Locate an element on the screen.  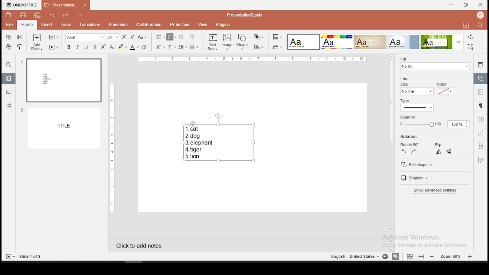
horizontal align is located at coordinates (160, 47).